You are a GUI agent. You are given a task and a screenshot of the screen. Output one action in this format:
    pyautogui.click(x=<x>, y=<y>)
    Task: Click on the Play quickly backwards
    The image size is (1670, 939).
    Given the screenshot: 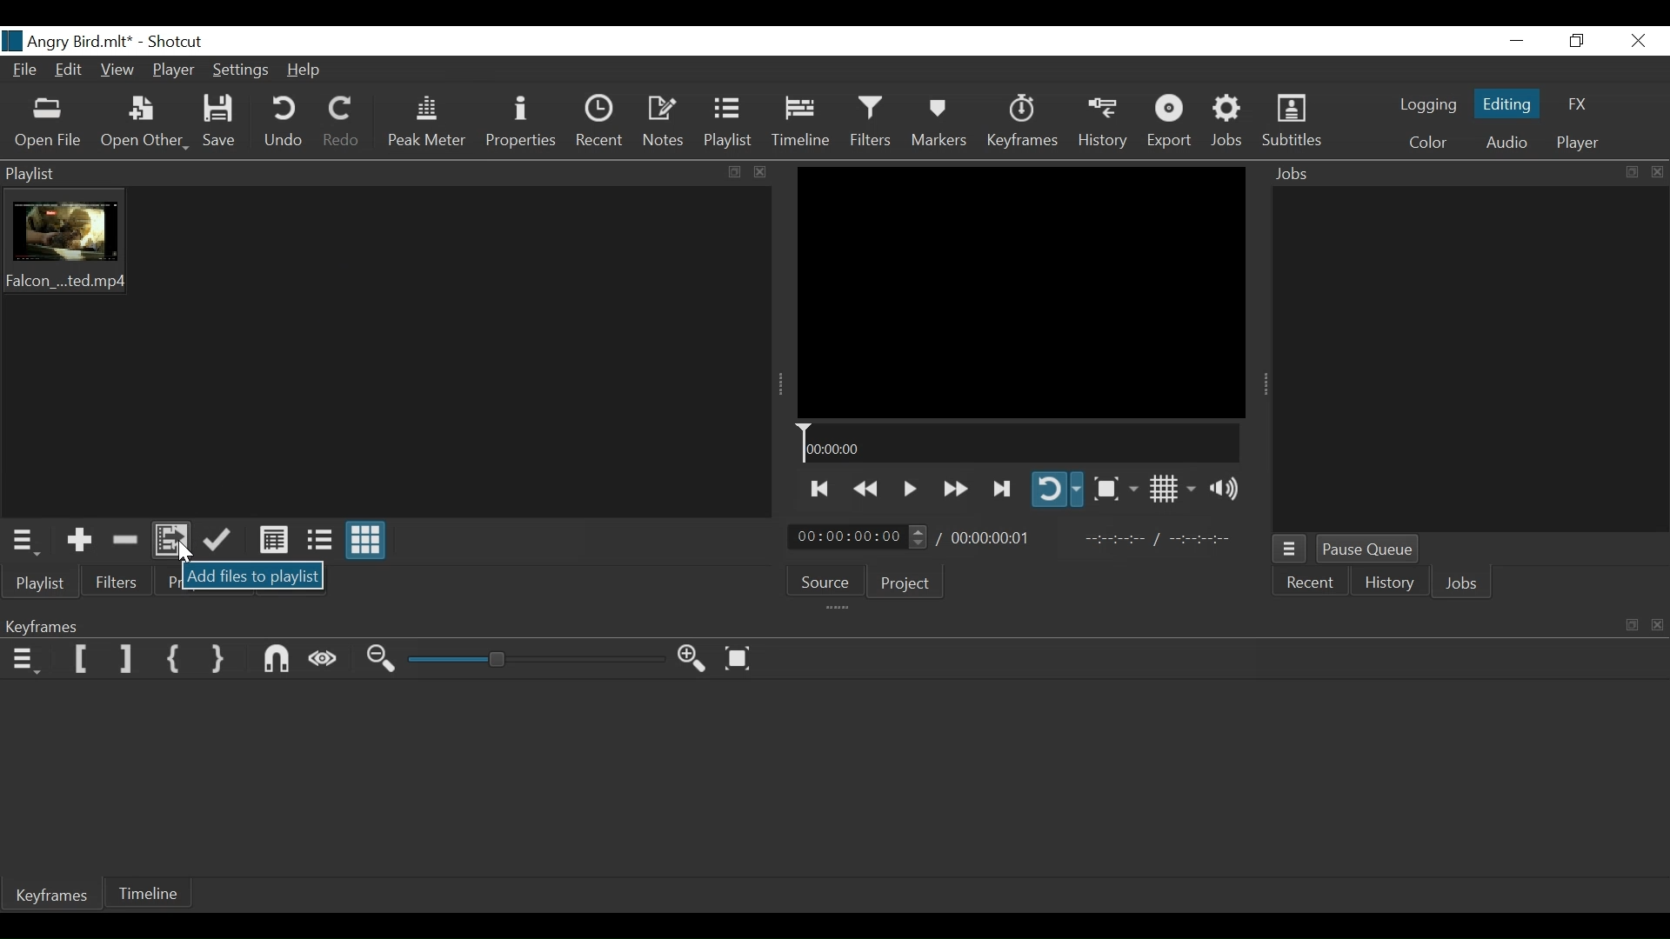 What is the action you would take?
    pyautogui.click(x=865, y=488)
    